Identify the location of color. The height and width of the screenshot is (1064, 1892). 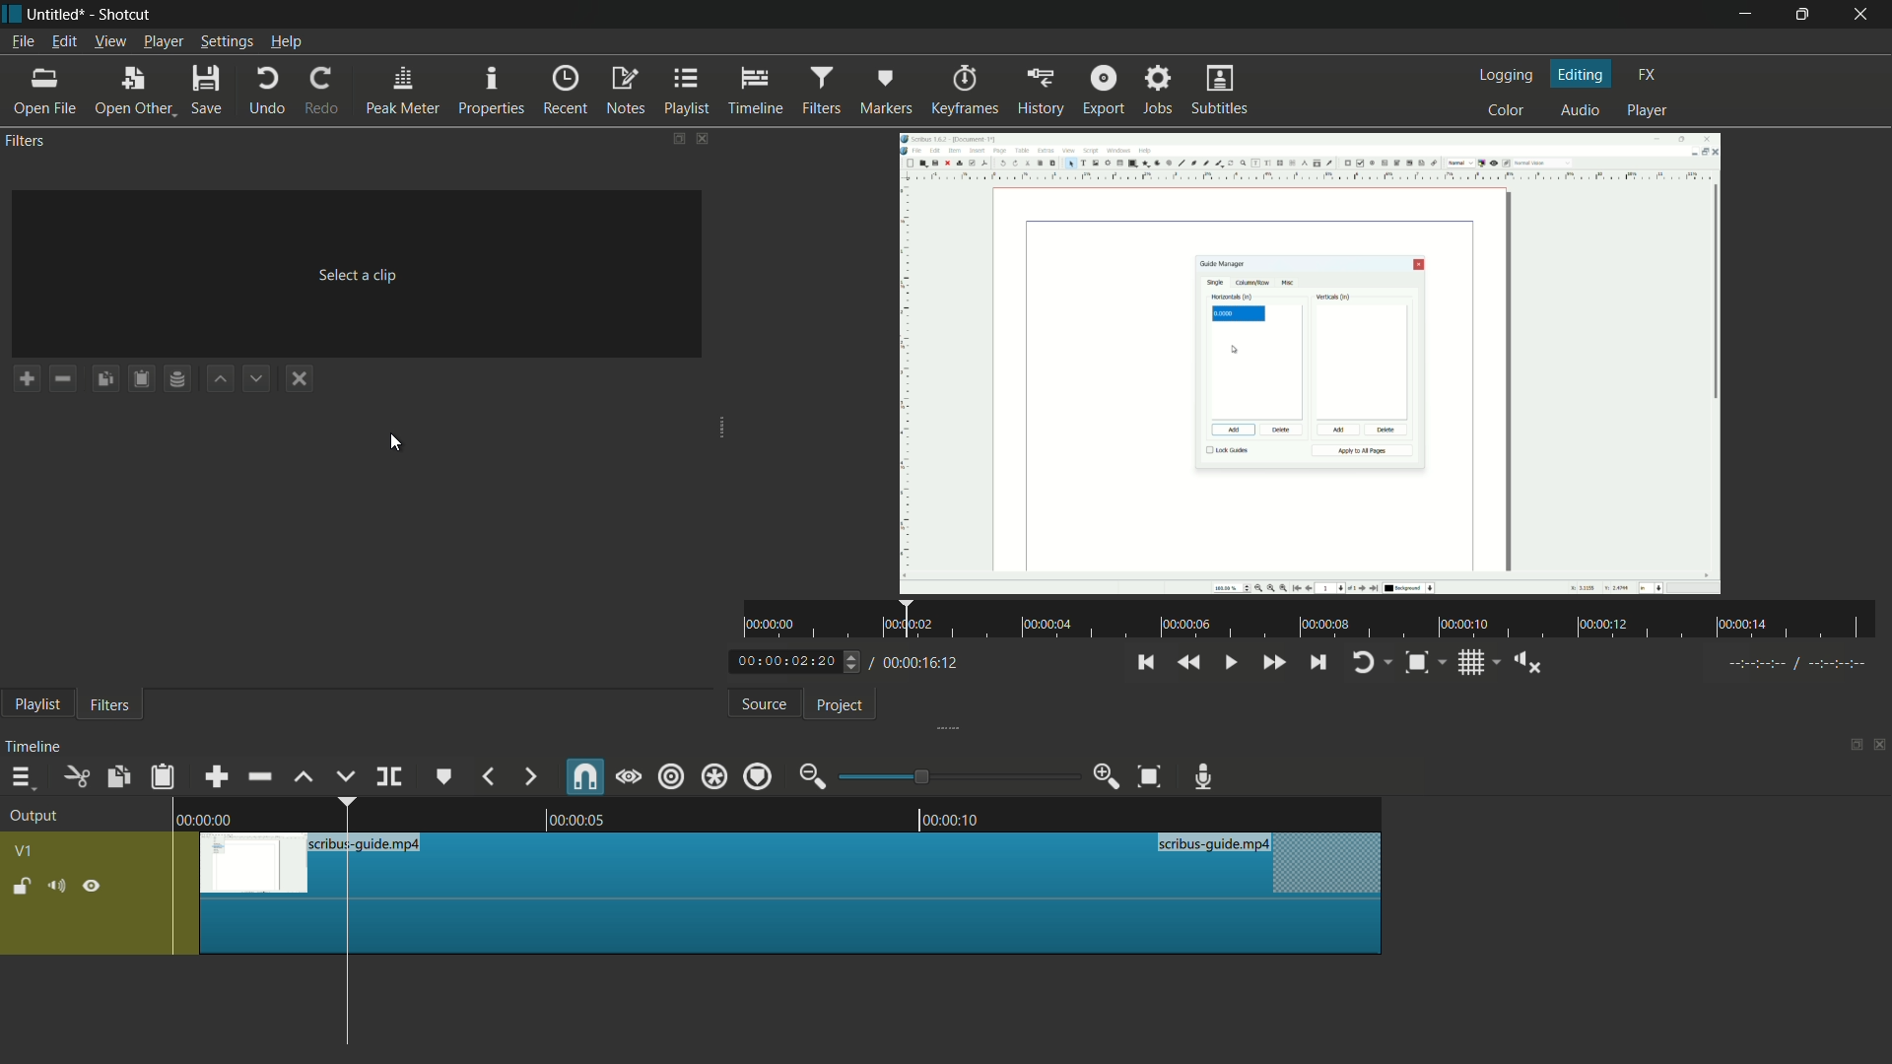
(1506, 108).